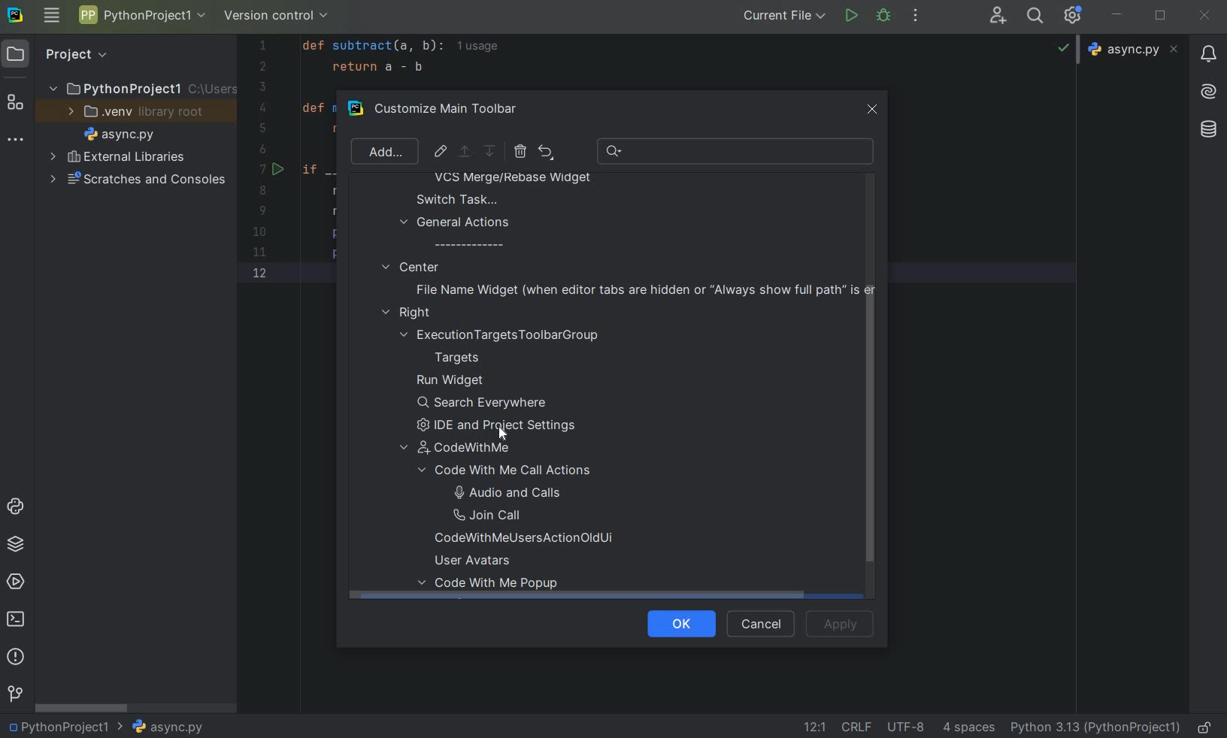  Describe the element at coordinates (464, 152) in the screenshot. I see `MOVE UP` at that location.